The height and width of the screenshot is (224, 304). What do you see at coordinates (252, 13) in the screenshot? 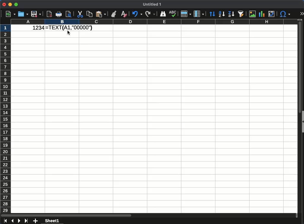
I see `image` at bounding box center [252, 13].